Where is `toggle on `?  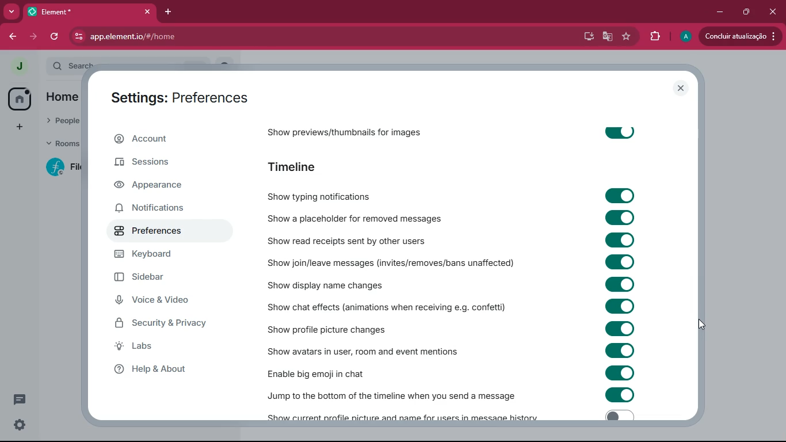
toggle on  is located at coordinates (621, 219).